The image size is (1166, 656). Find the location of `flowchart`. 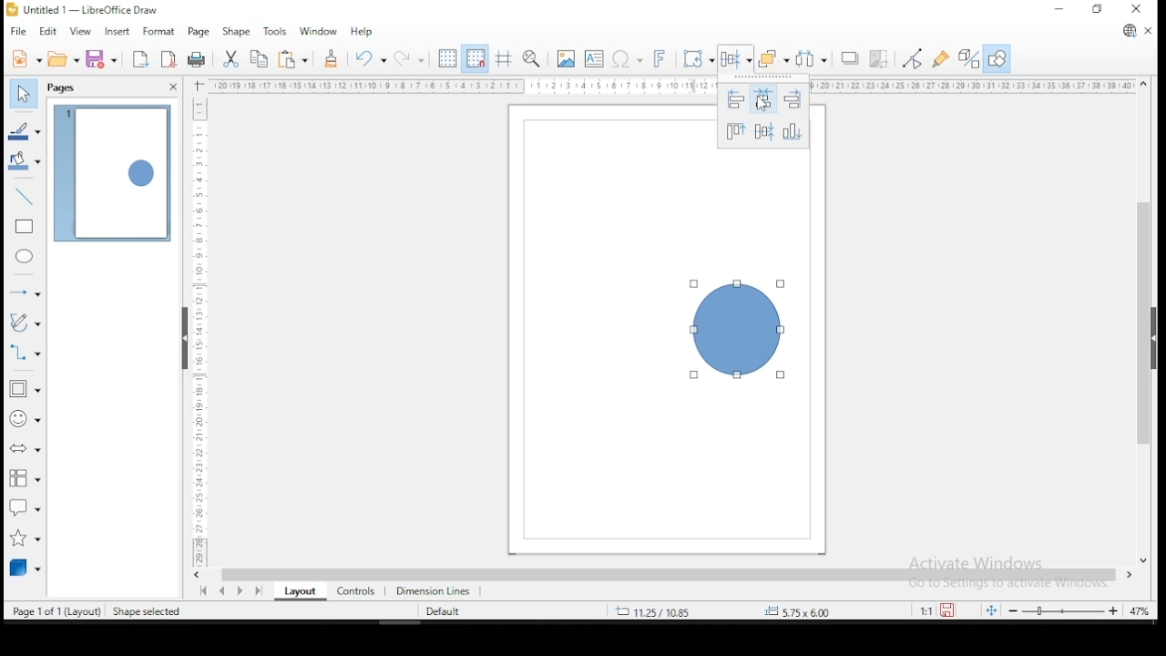

flowchart is located at coordinates (22, 478).